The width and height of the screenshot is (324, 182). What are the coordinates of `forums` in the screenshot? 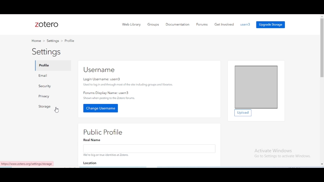 It's located at (202, 24).